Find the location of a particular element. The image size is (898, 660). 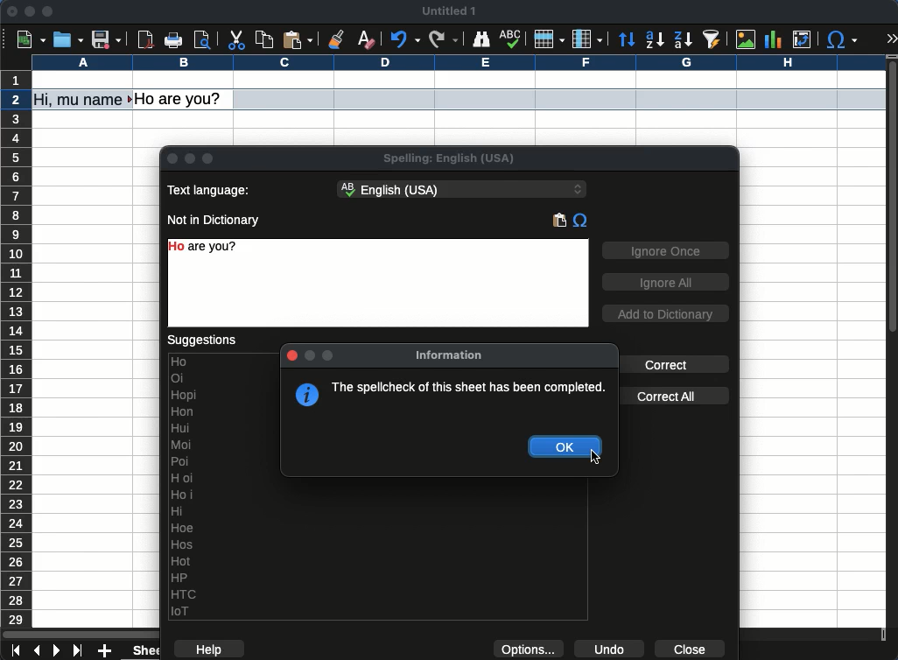

image is located at coordinates (748, 40).